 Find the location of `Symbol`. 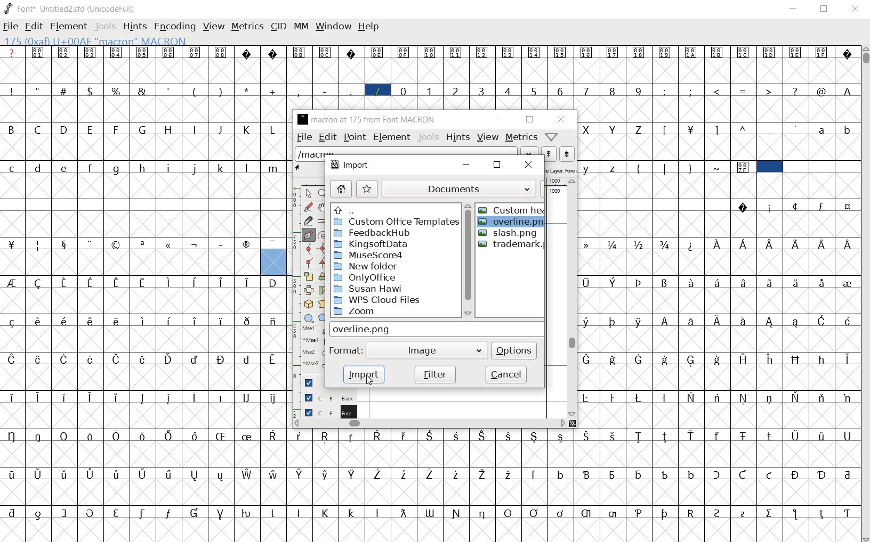

Symbol is located at coordinates (769, 436).